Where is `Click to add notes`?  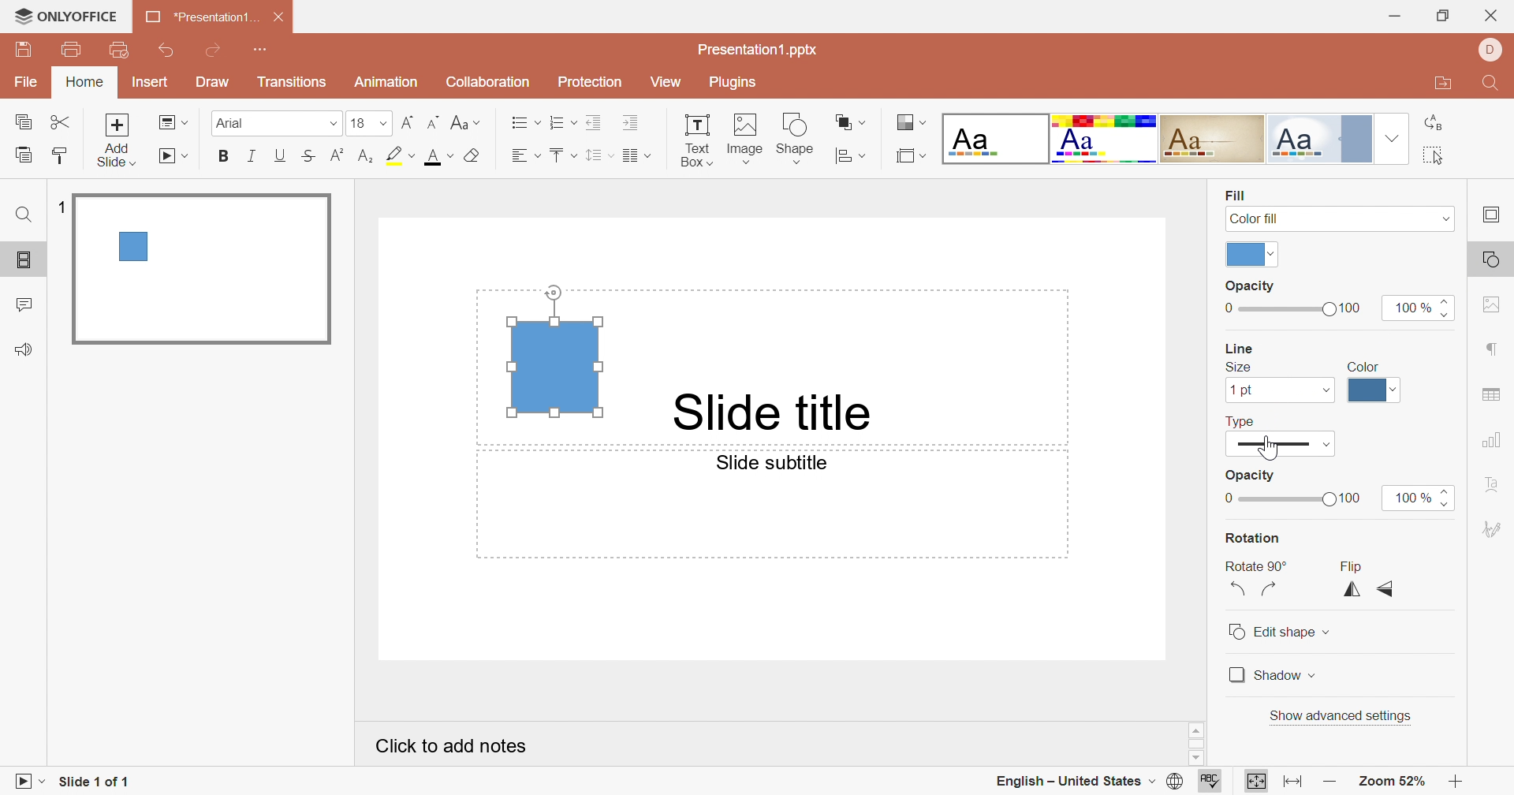 Click to add notes is located at coordinates (453, 749).